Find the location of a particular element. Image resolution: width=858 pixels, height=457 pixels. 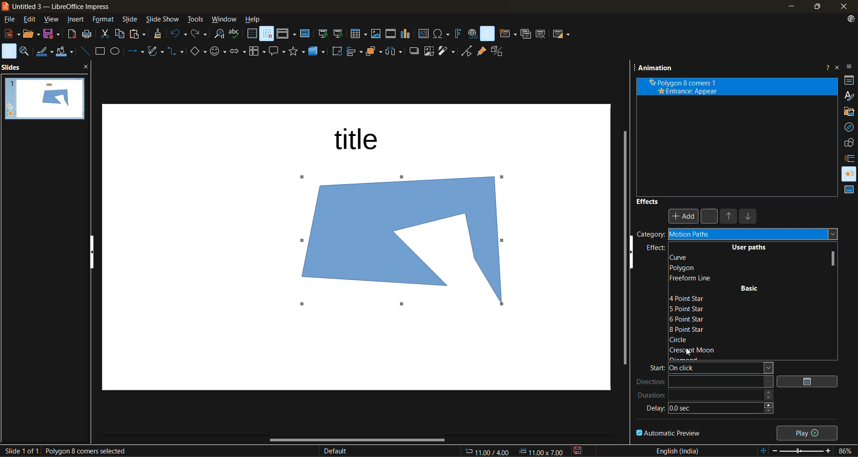

freeform line is located at coordinates (696, 279).